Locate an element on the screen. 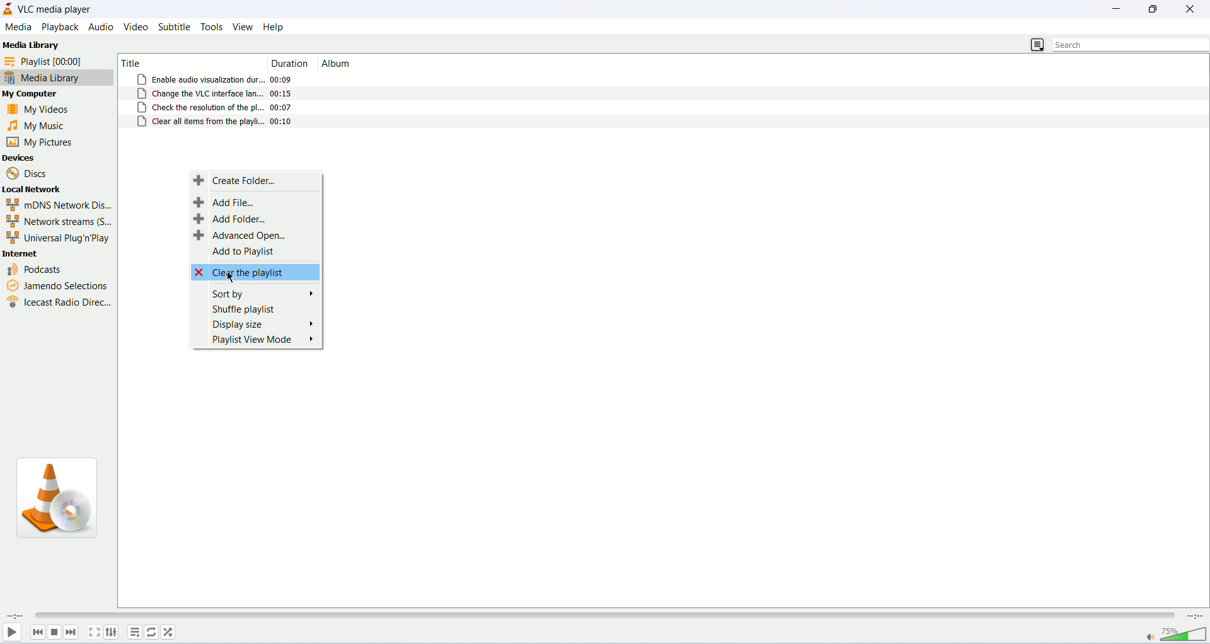  network streams is located at coordinates (60, 220).